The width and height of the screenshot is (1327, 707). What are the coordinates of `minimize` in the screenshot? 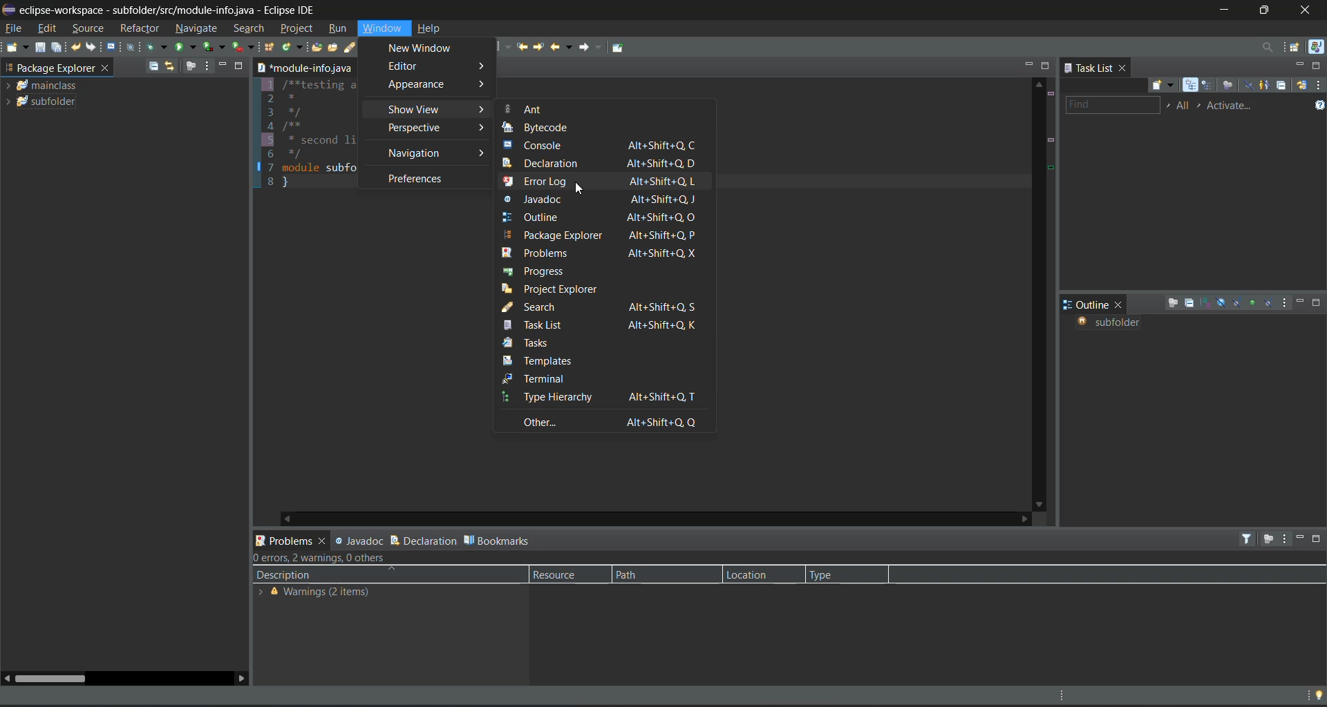 It's located at (226, 66).